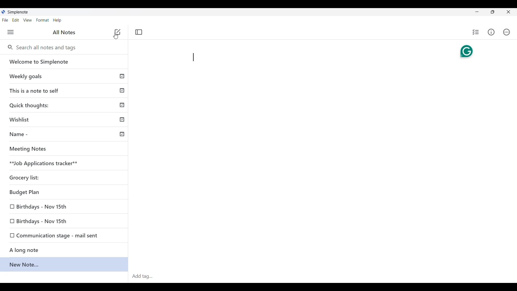 The image size is (517, 291). What do you see at coordinates (16, 20) in the screenshot?
I see `Edit` at bounding box center [16, 20].